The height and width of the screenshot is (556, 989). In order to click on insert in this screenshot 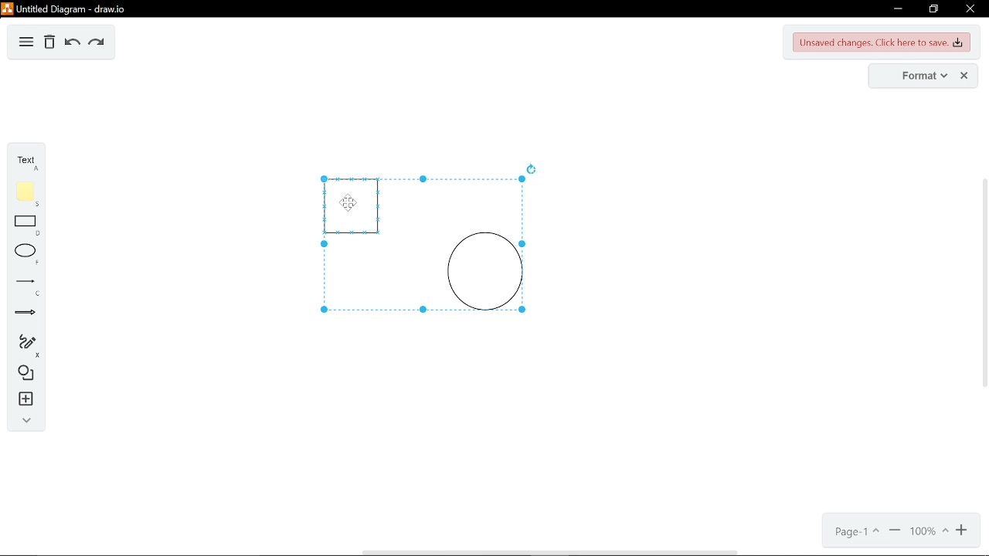, I will do `click(23, 399)`.